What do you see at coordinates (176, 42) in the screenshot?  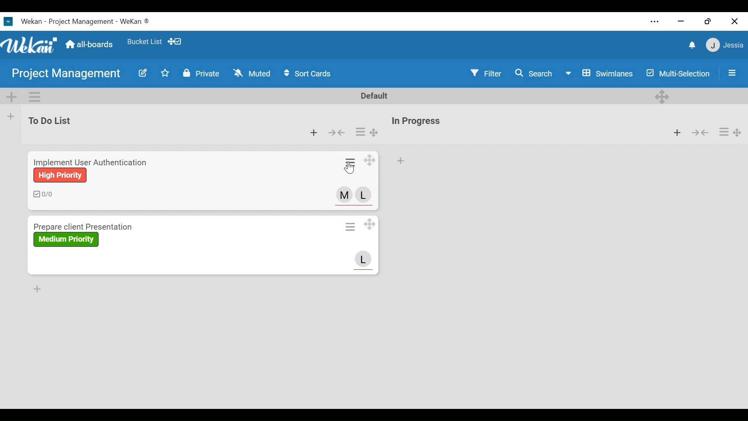 I see `Show desktop drag handles` at bounding box center [176, 42].